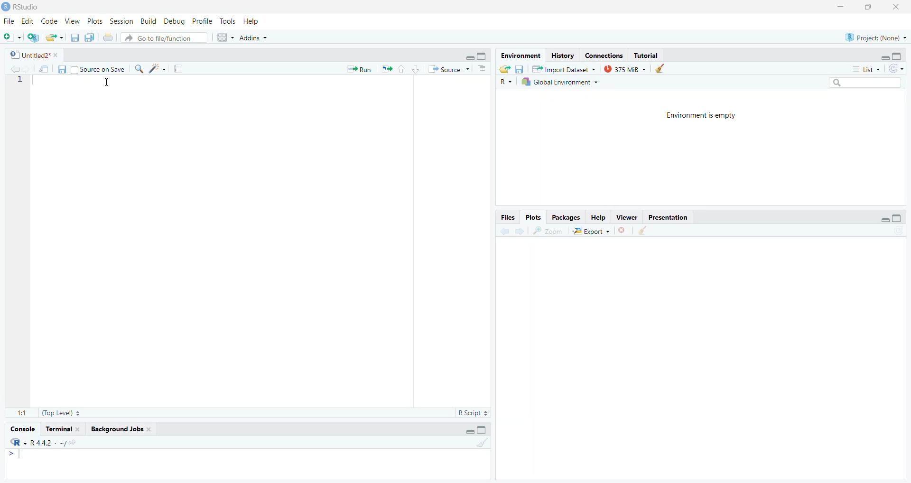 Image resolution: width=911 pixels, height=483 pixels. What do you see at coordinates (882, 219) in the screenshot?
I see `hide r script` at bounding box center [882, 219].